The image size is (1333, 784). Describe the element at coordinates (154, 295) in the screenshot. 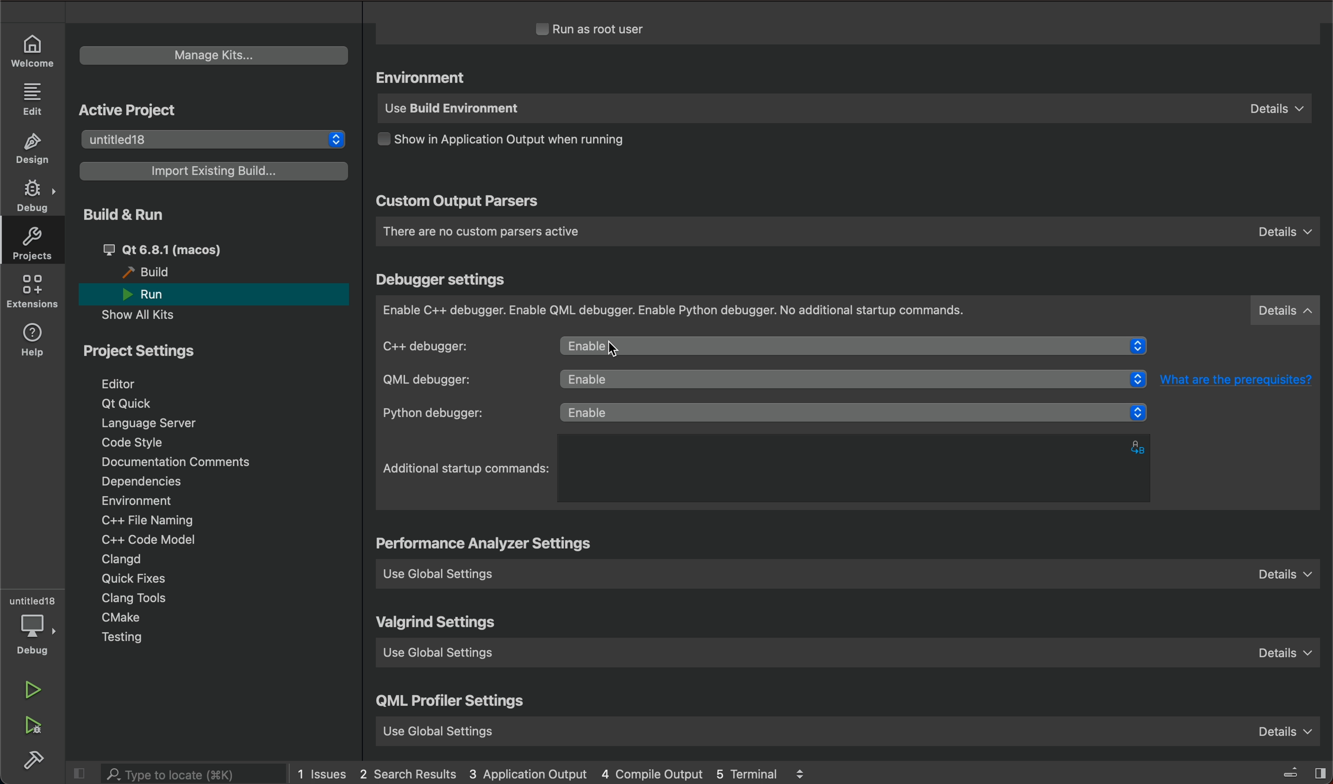

I see `run` at that location.